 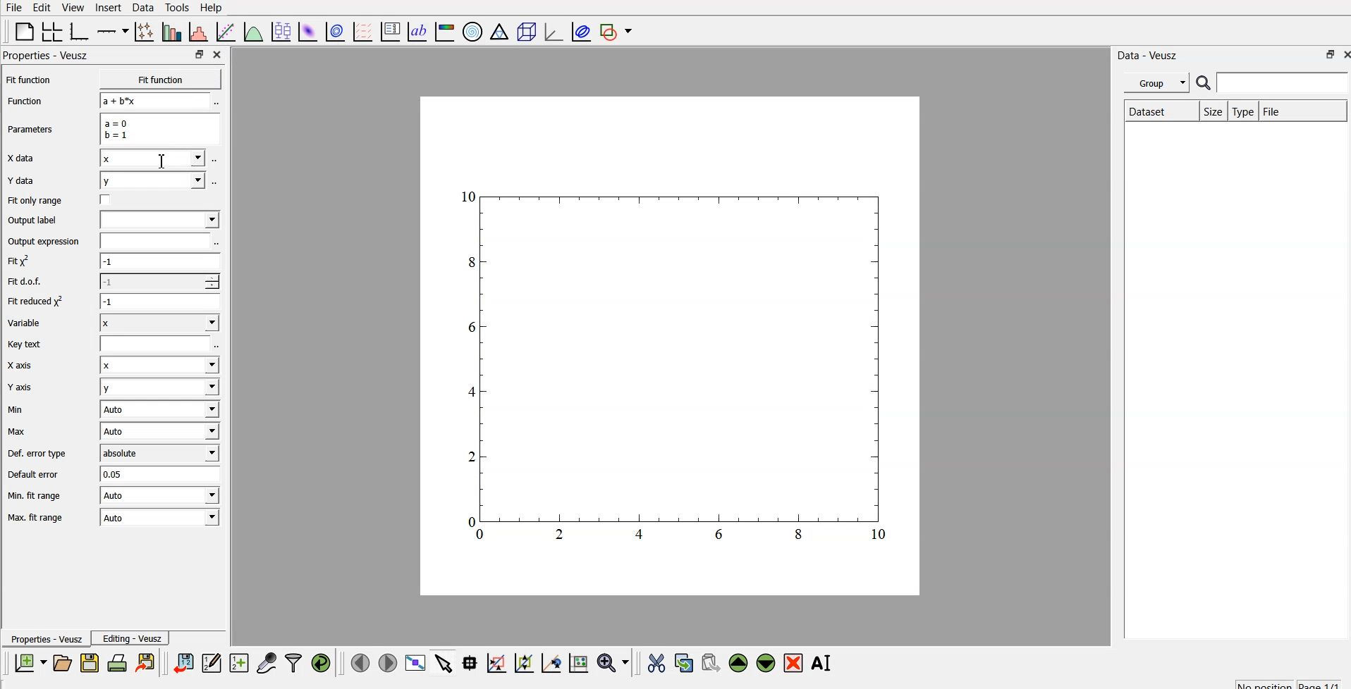 What do you see at coordinates (34, 454) in the screenshot?
I see `Def. error type` at bounding box center [34, 454].